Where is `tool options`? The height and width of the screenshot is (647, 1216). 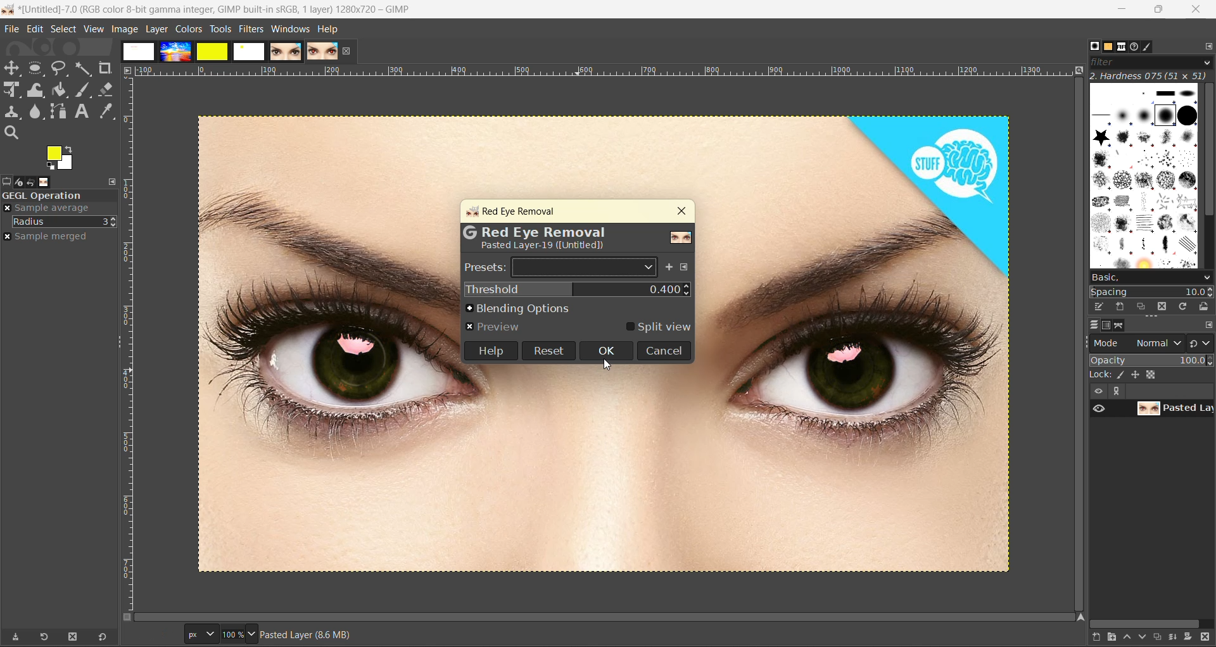
tool options is located at coordinates (8, 180).